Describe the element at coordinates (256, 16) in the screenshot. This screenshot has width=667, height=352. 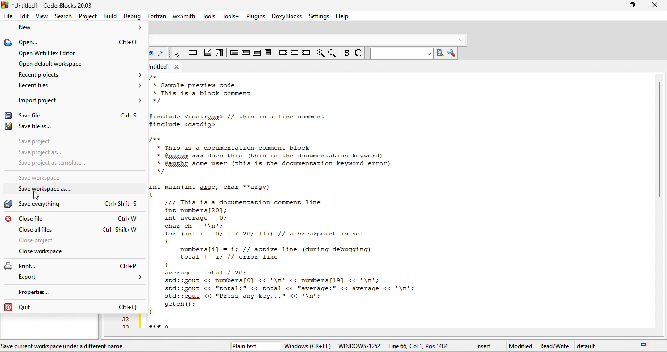
I see `plugins` at that location.